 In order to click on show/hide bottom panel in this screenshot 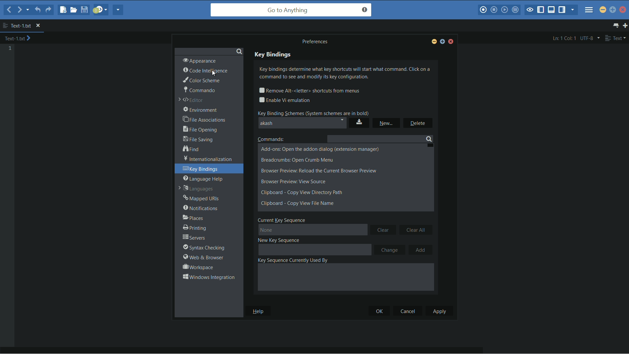, I will do `click(552, 10)`.